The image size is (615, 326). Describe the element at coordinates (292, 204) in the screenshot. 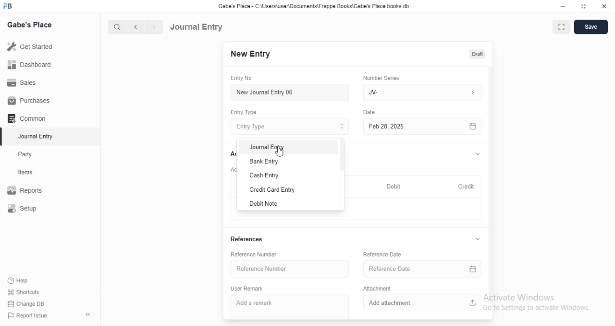

I see `Debit Note.` at that location.